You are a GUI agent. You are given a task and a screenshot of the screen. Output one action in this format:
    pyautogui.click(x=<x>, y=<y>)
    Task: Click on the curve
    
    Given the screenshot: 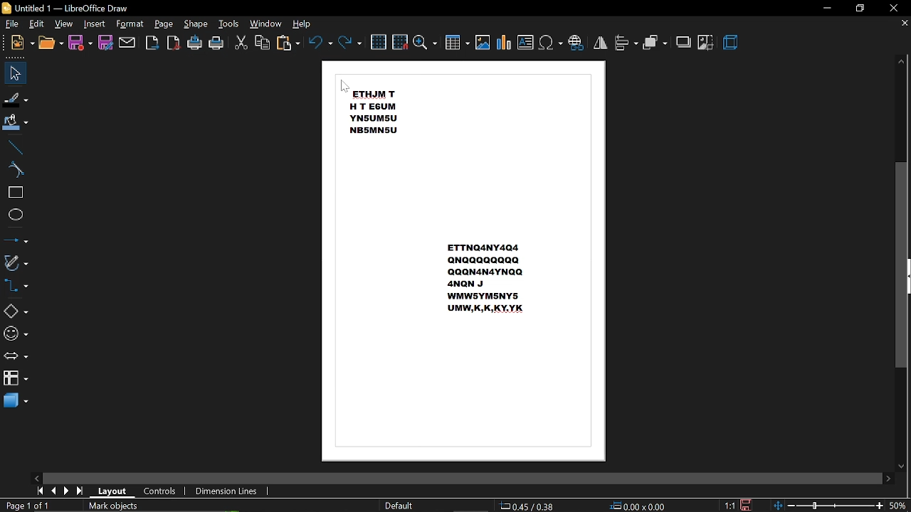 What is the action you would take?
    pyautogui.click(x=15, y=169)
    